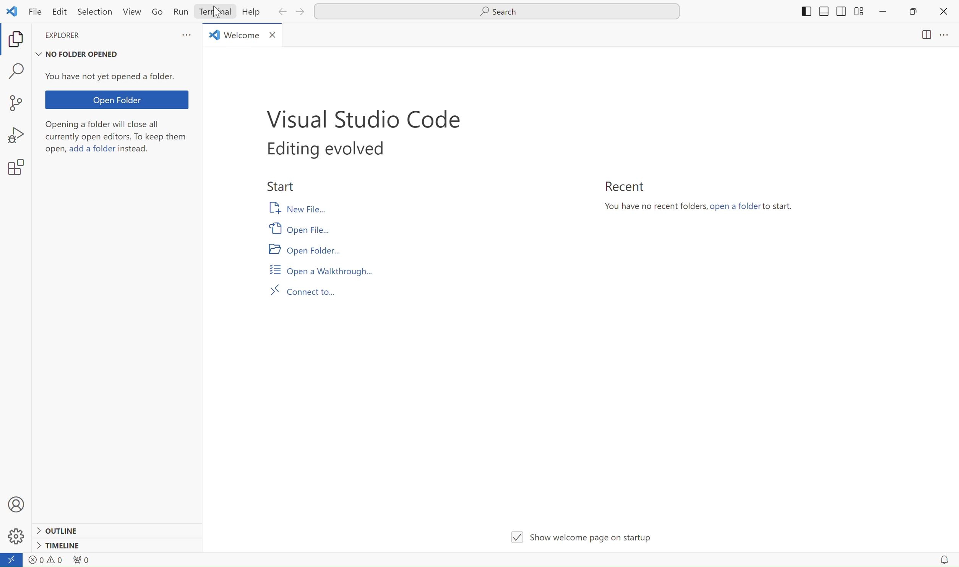 Image resolution: width=959 pixels, height=567 pixels. Describe the element at coordinates (16, 132) in the screenshot. I see `bug` at that location.